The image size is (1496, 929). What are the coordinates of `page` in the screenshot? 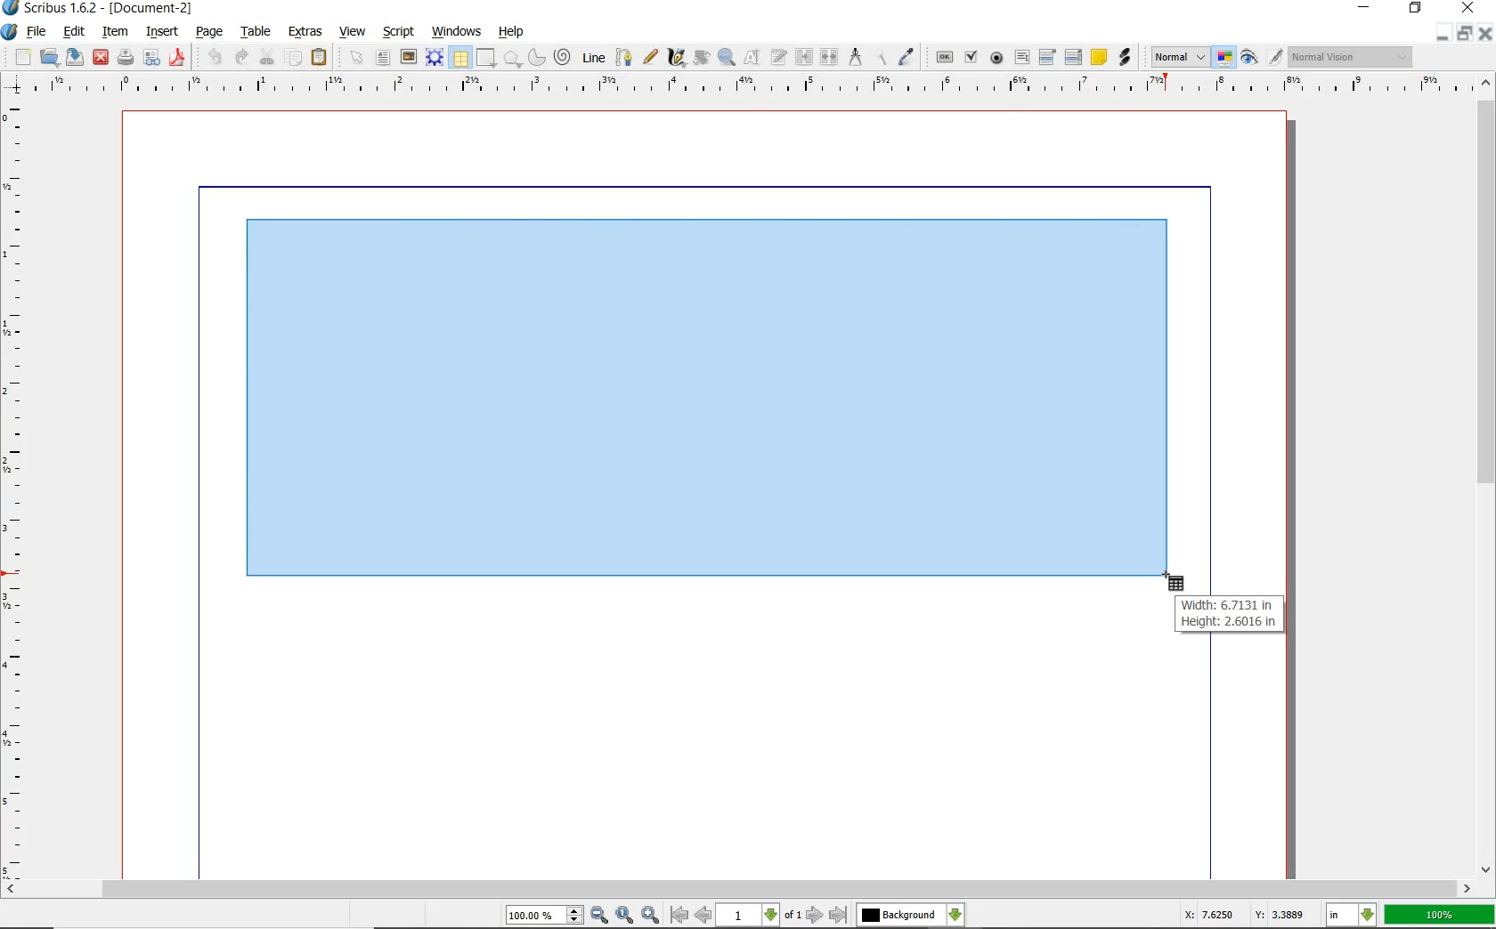 It's located at (212, 34).